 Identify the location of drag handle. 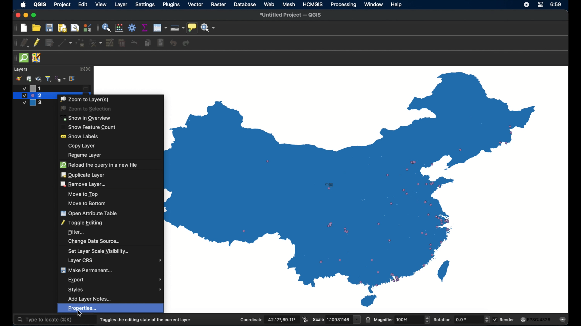
(98, 27).